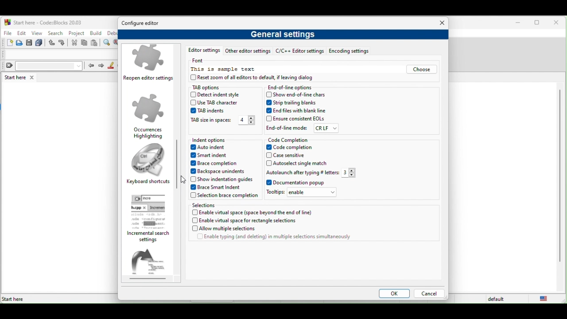 The image size is (567, 319). Describe the element at coordinates (21, 33) in the screenshot. I see `edit` at that location.